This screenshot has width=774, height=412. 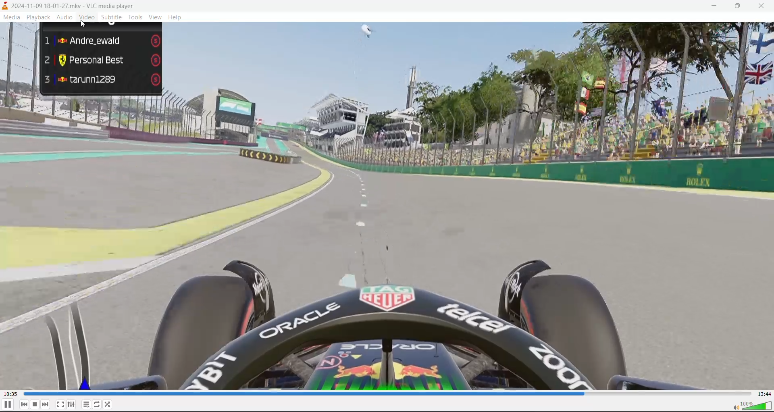 What do you see at coordinates (66, 6) in the screenshot?
I see `track name and app name ` at bounding box center [66, 6].